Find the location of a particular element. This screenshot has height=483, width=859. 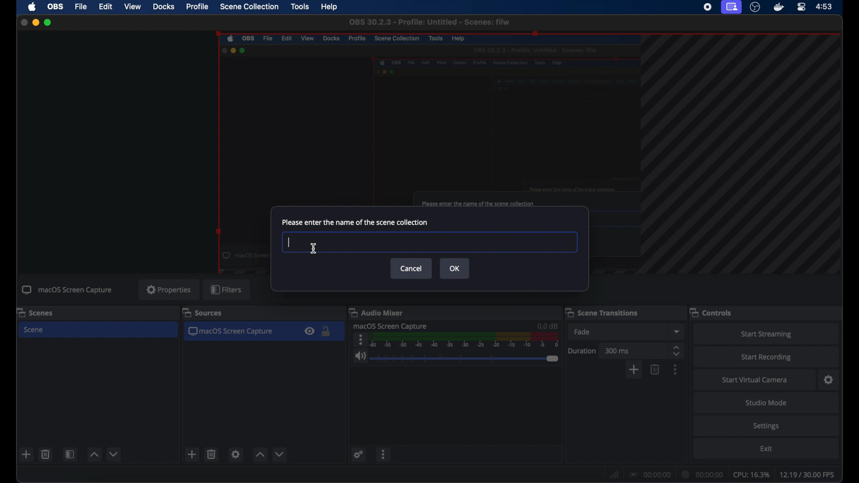

start virtual camera is located at coordinates (756, 379).